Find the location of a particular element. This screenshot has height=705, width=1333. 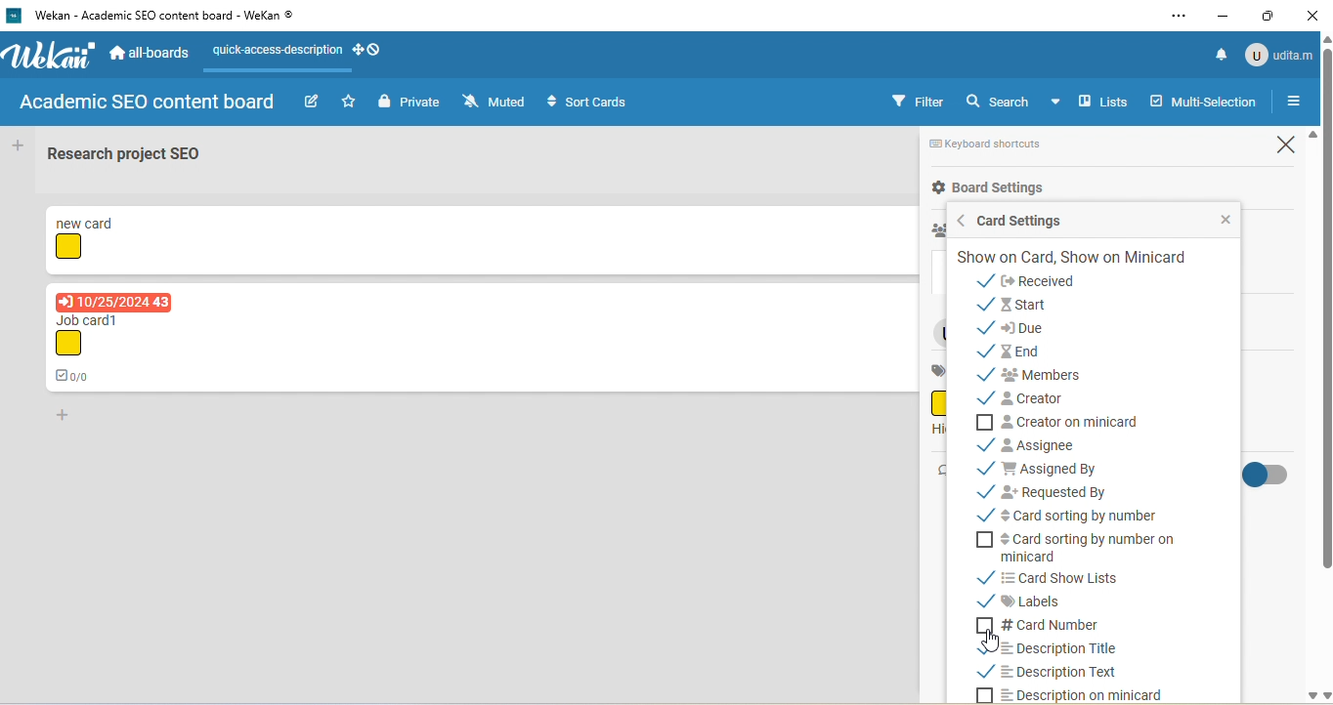

add card to bottom  is located at coordinates (70, 418).